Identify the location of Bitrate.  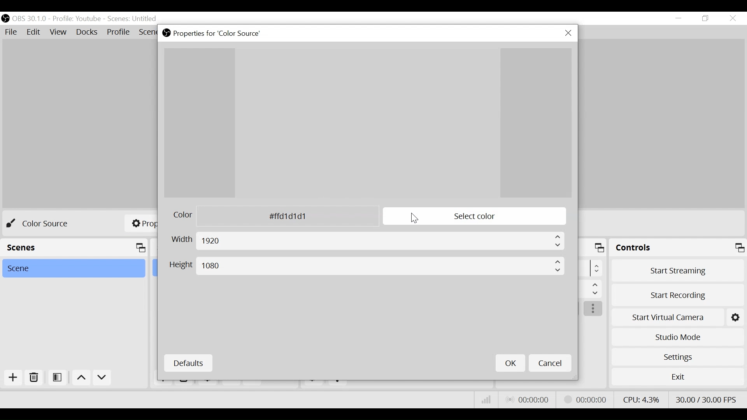
(485, 400).